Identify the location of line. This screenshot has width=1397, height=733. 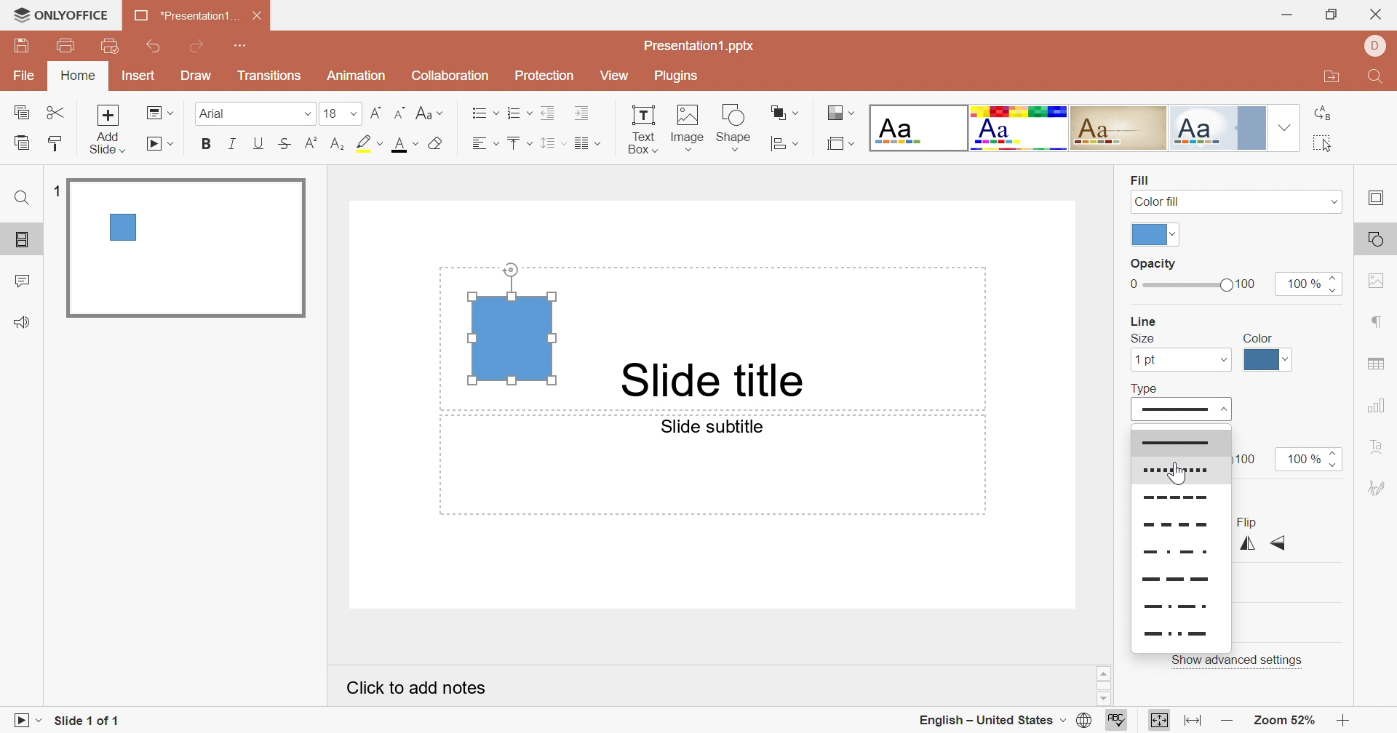
(1179, 633).